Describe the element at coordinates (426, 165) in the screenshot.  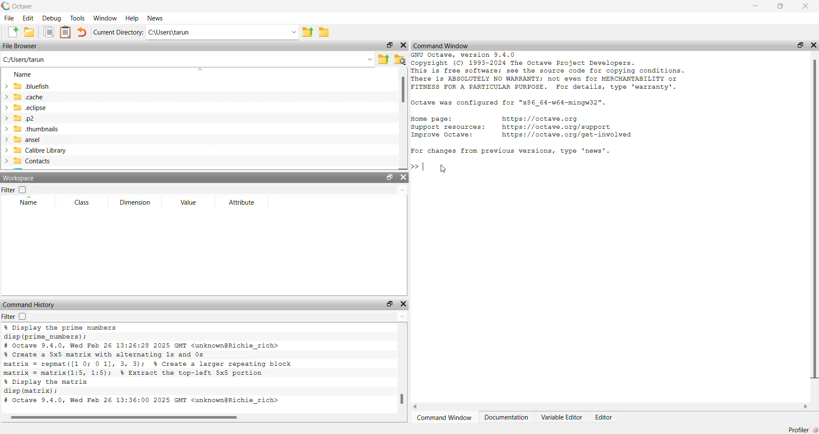
I see `typing cursor` at that location.